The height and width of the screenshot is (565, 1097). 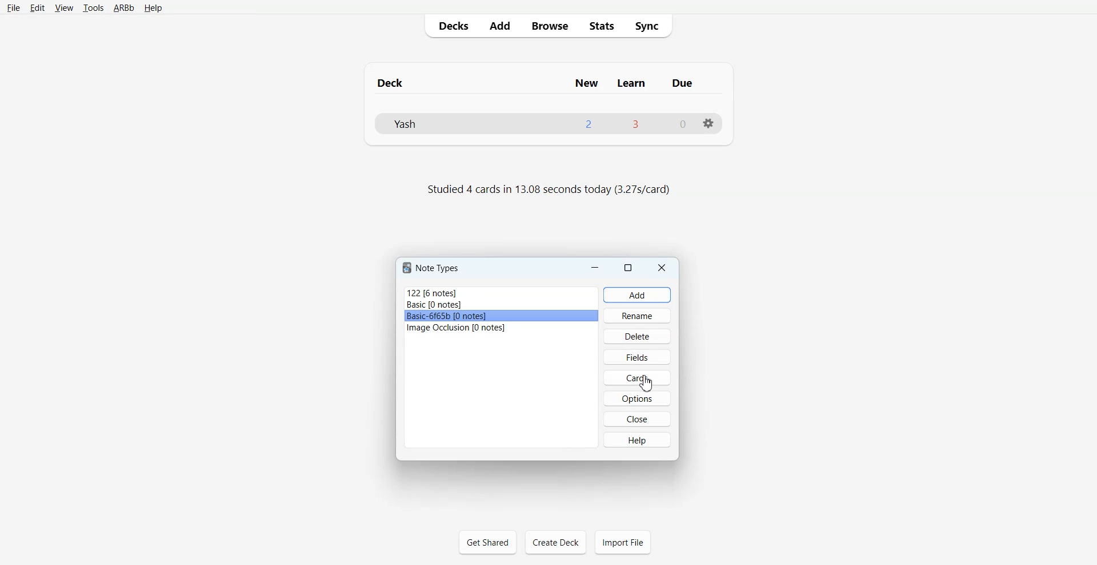 What do you see at coordinates (501, 305) in the screenshot?
I see `Basic` at bounding box center [501, 305].